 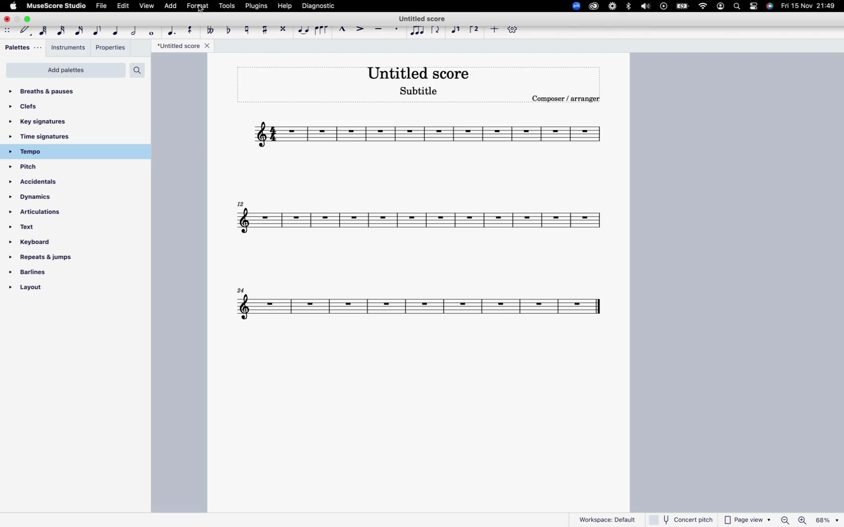 What do you see at coordinates (41, 214) in the screenshot?
I see `articulations` at bounding box center [41, 214].